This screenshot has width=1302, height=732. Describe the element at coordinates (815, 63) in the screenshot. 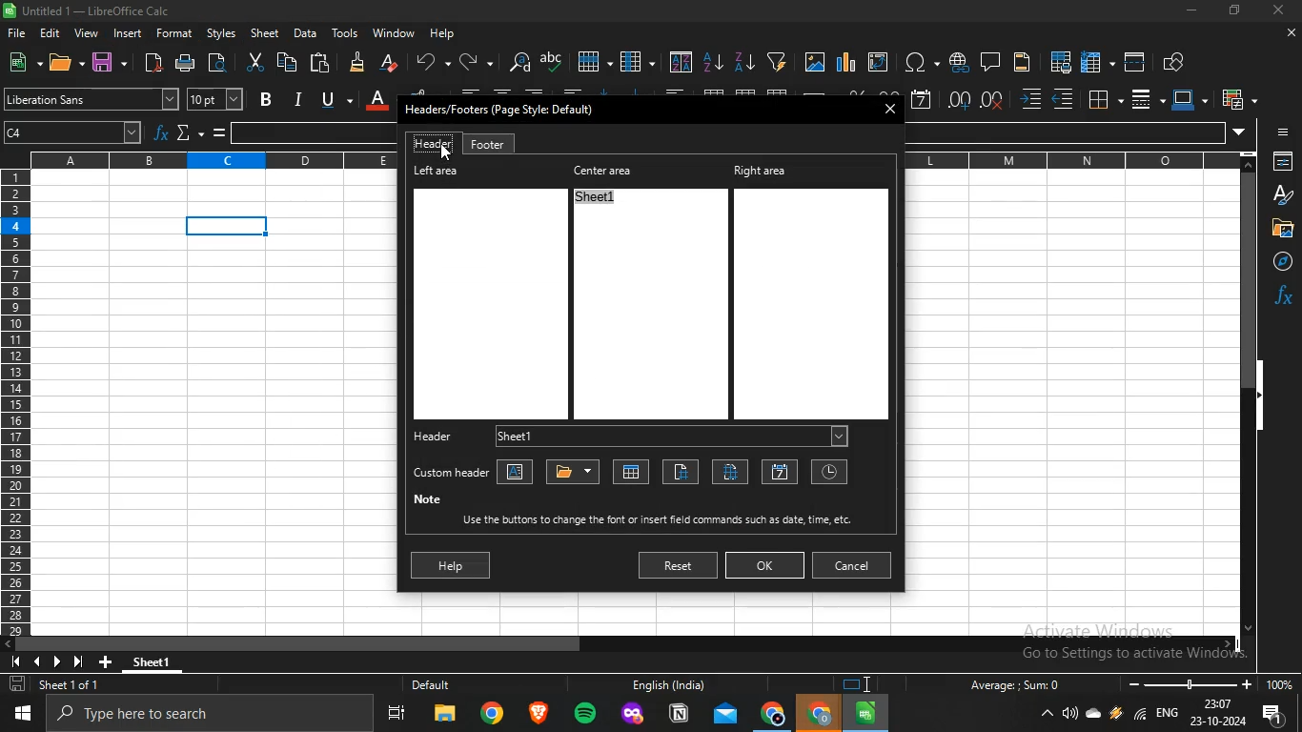

I see `insert images` at that location.